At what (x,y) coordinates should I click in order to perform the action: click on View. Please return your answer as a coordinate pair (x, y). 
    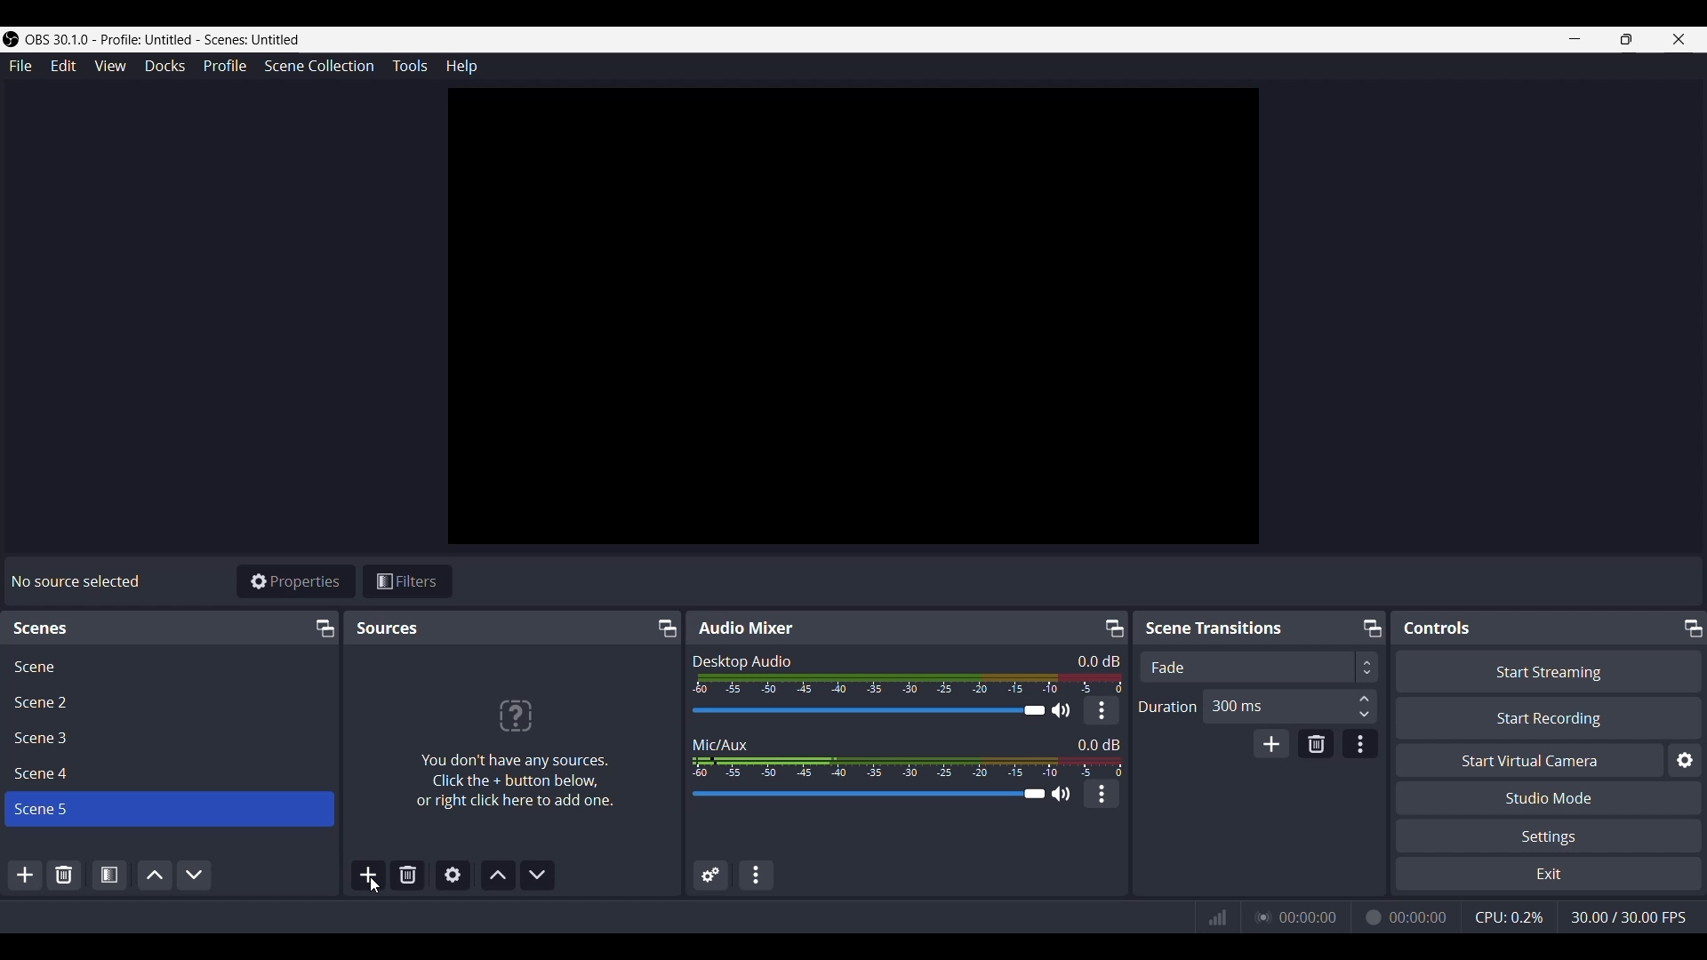
    Looking at the image, I should click on (109, 66).